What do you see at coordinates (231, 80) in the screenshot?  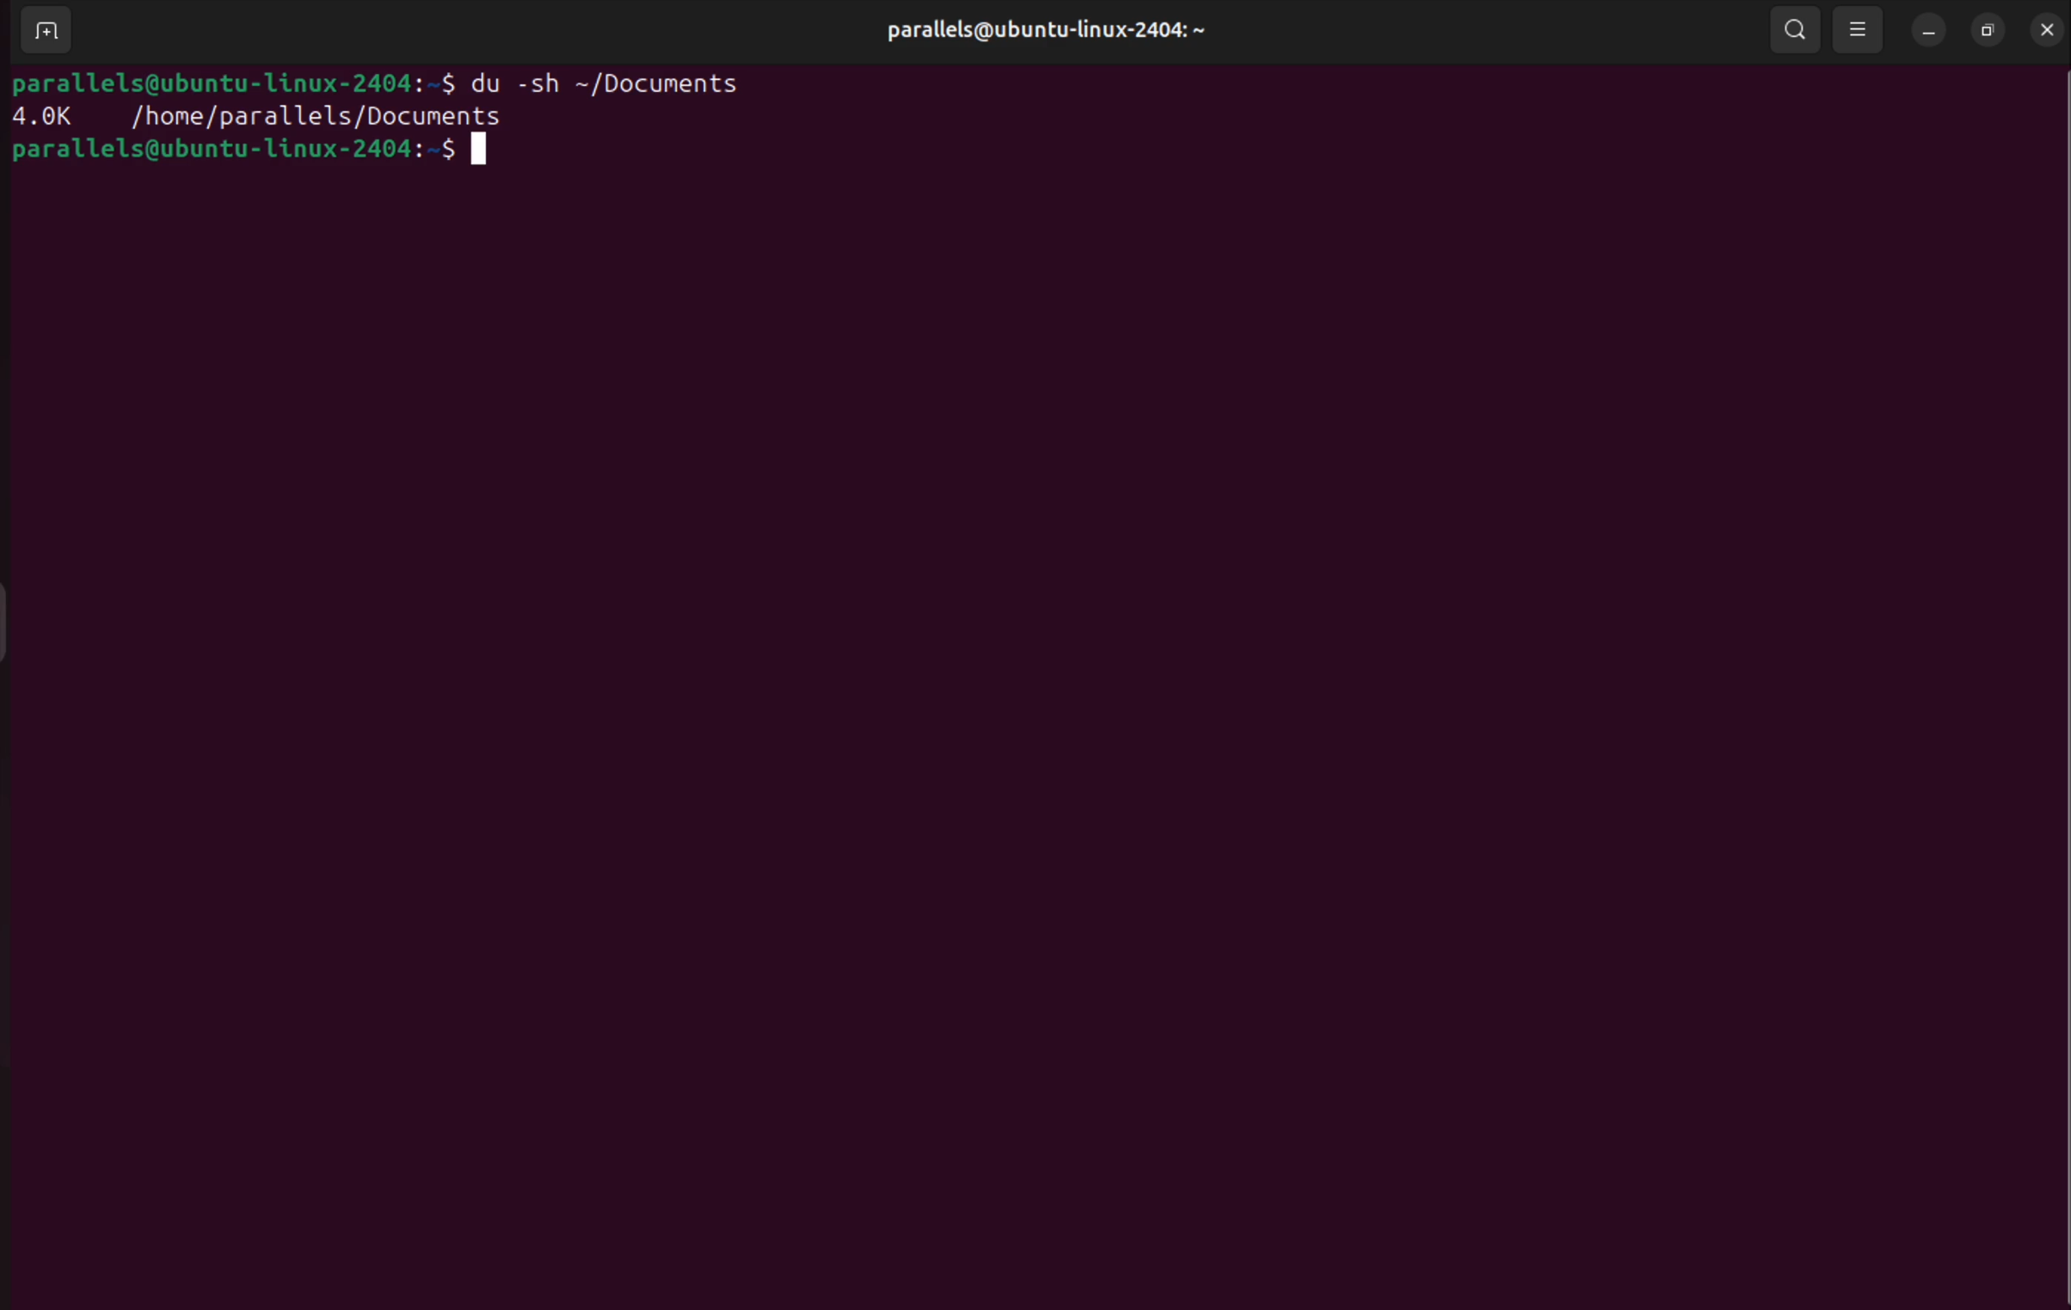 I see `parallels@ubuntu-Llinux-2404:-S` at bounding box center [231, 80].